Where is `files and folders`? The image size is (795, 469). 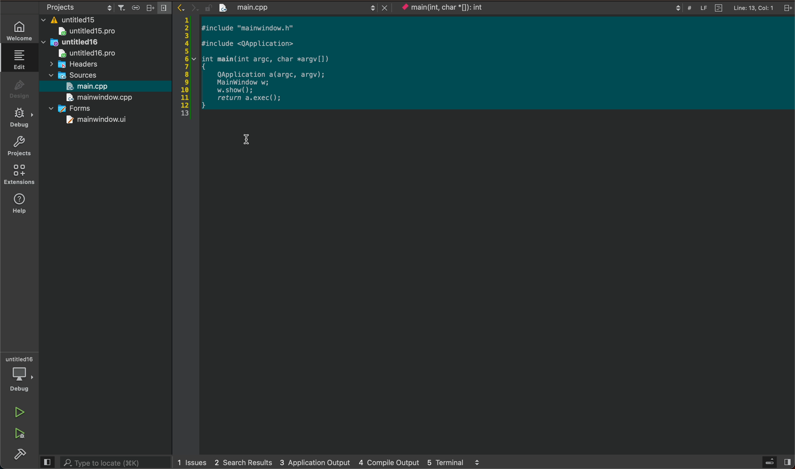
files and folders is located at coordinates (107, 19).